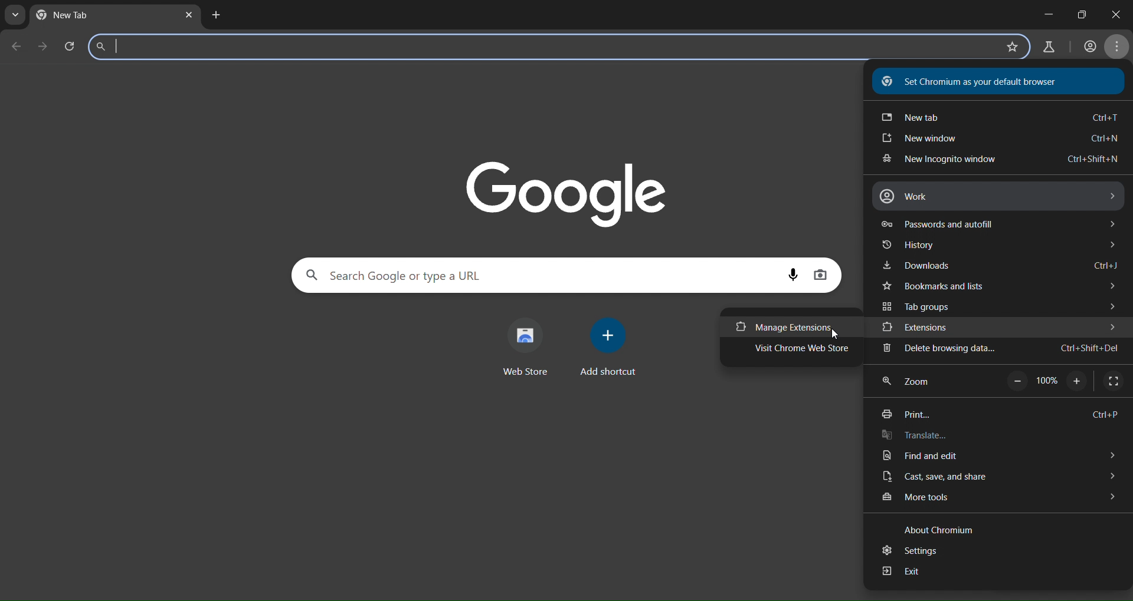 The height and width of the screenshot is (601, 1133). Describe the element at coordinates (998, 266) in the screenshot. I see `downloads` at that location.